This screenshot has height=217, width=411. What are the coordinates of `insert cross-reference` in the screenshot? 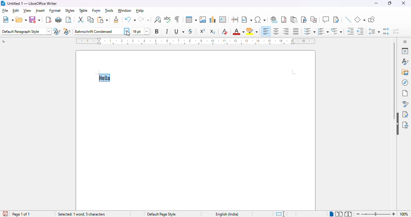 It's located at (314, 19).